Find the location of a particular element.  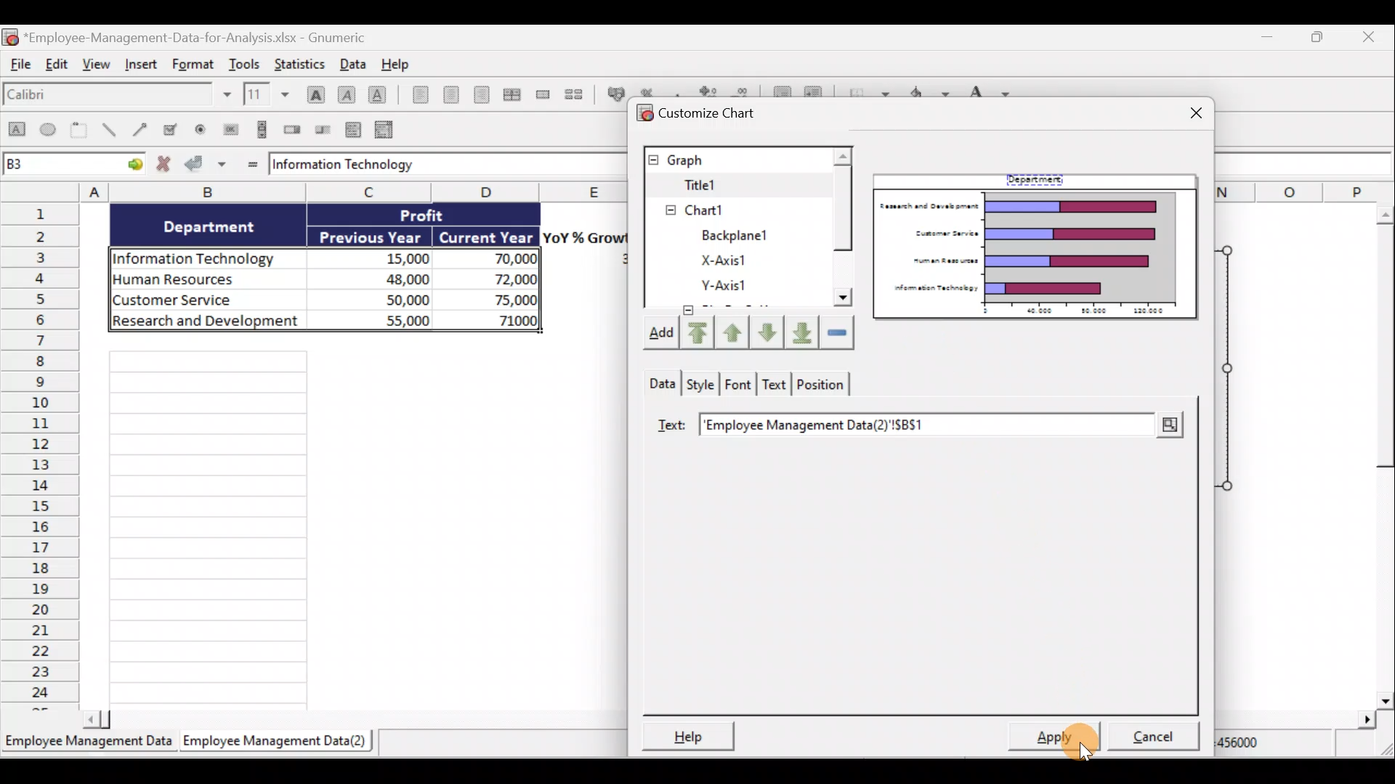

Apply is located at coordinates (1053, 738).